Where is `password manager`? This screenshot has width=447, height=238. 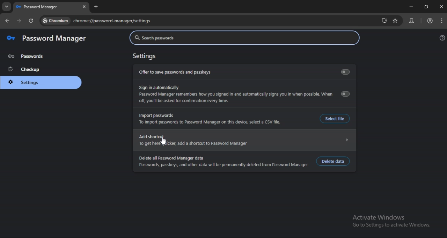
password manager is located at coordinates (47, 38).